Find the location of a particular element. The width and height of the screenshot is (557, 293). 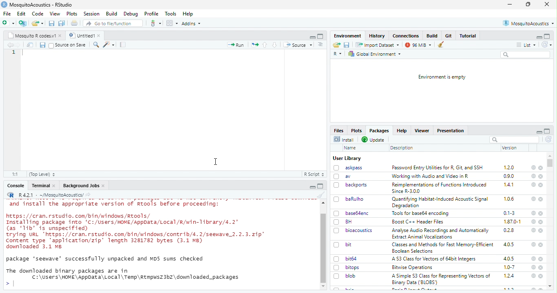

tool is located at coordinates (155, 23).